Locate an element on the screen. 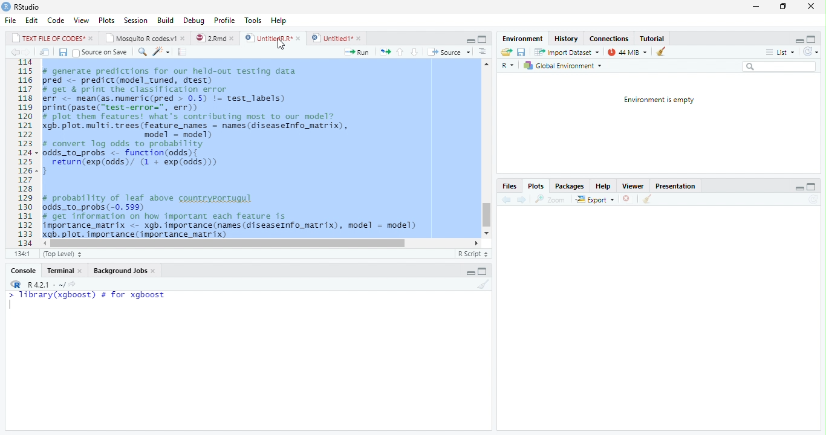 The height and width of the screenshot is (435, 826). File is located at coordinates (10, 20).